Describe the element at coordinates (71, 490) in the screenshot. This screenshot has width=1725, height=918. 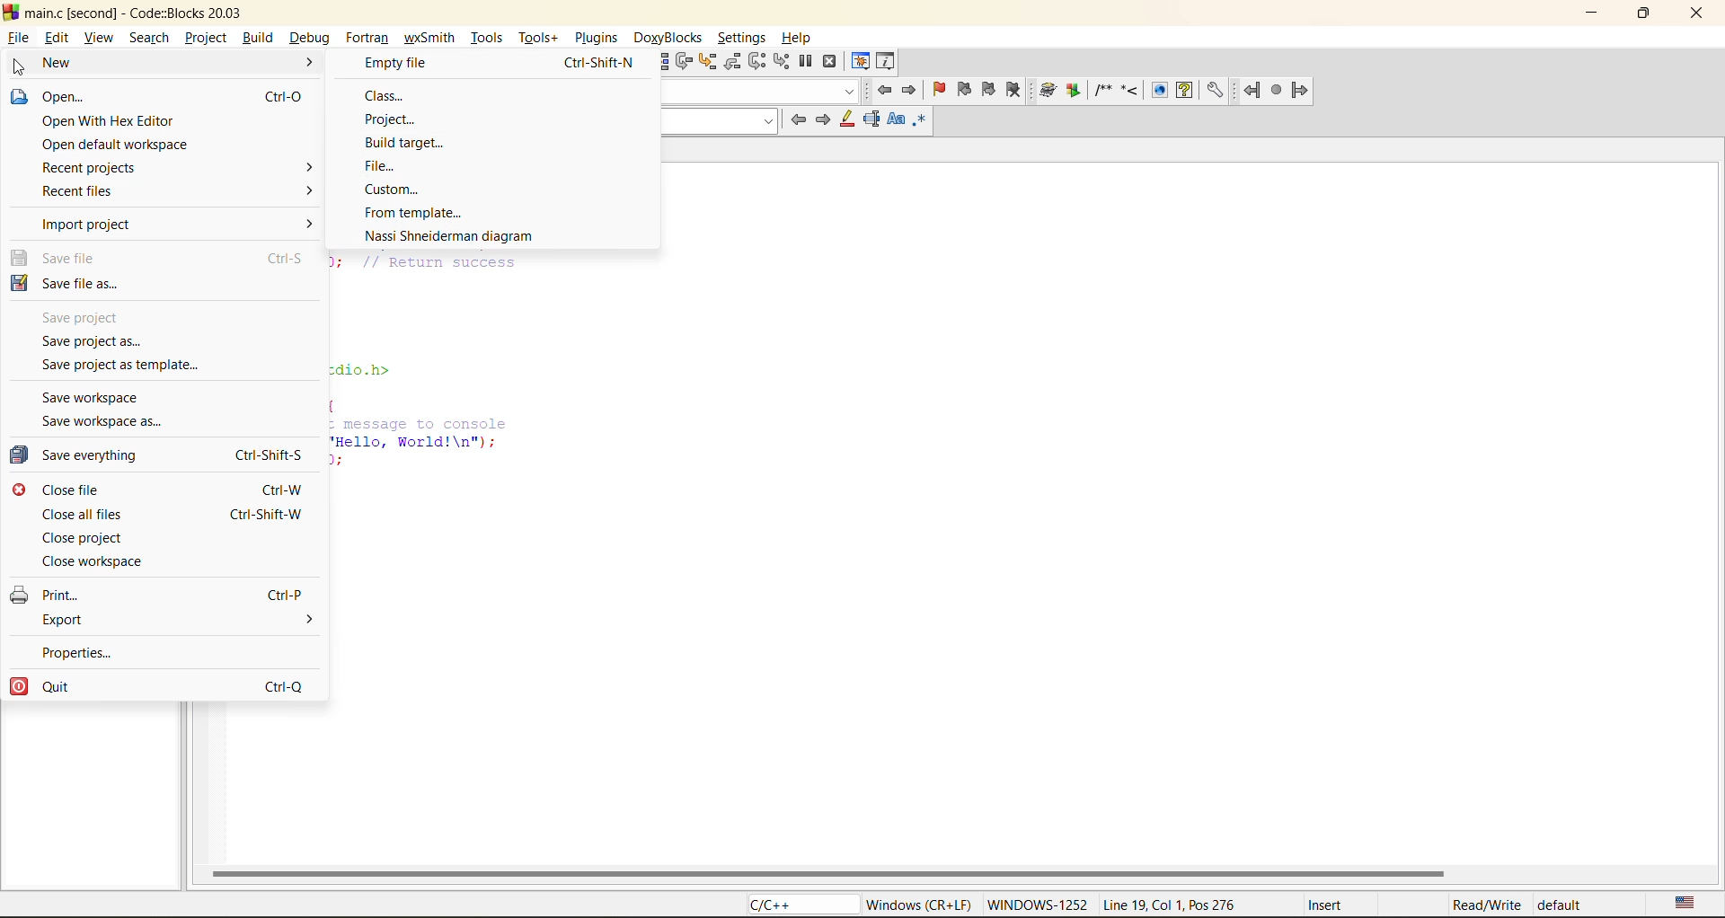
I see `close file` at that location.